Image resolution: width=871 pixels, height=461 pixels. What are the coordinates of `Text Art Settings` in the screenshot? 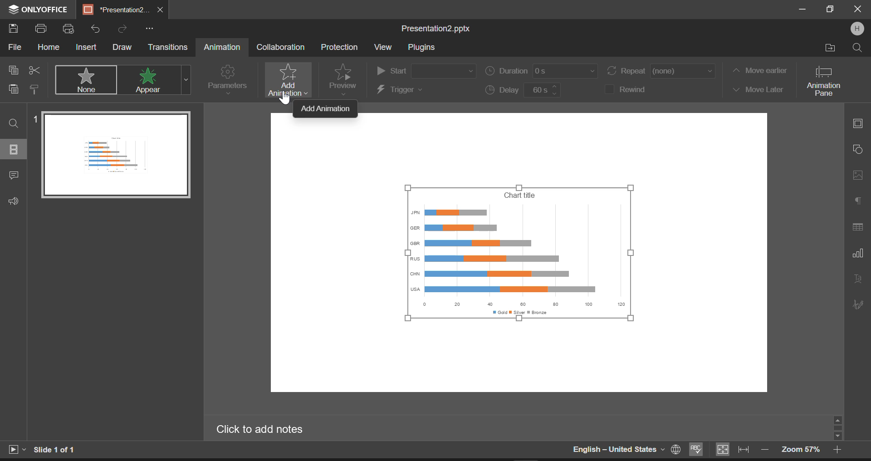 It's located at (857, 280).